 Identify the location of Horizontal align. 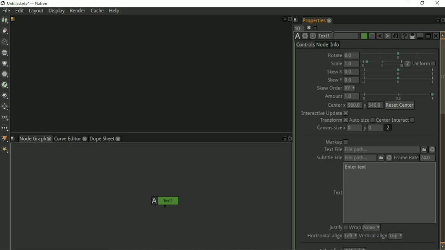
(323, 236).